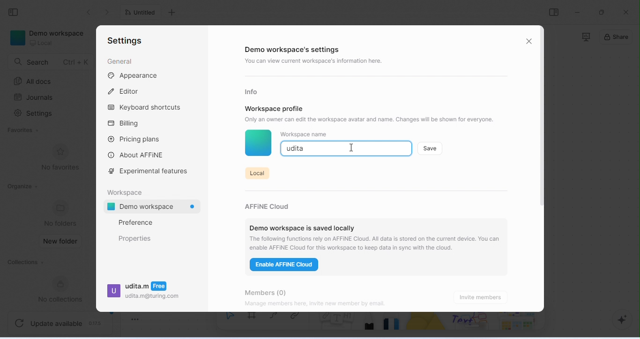  Describe the element at coordinates (109, 12) in the screenshot. I see `go previous` at that location.